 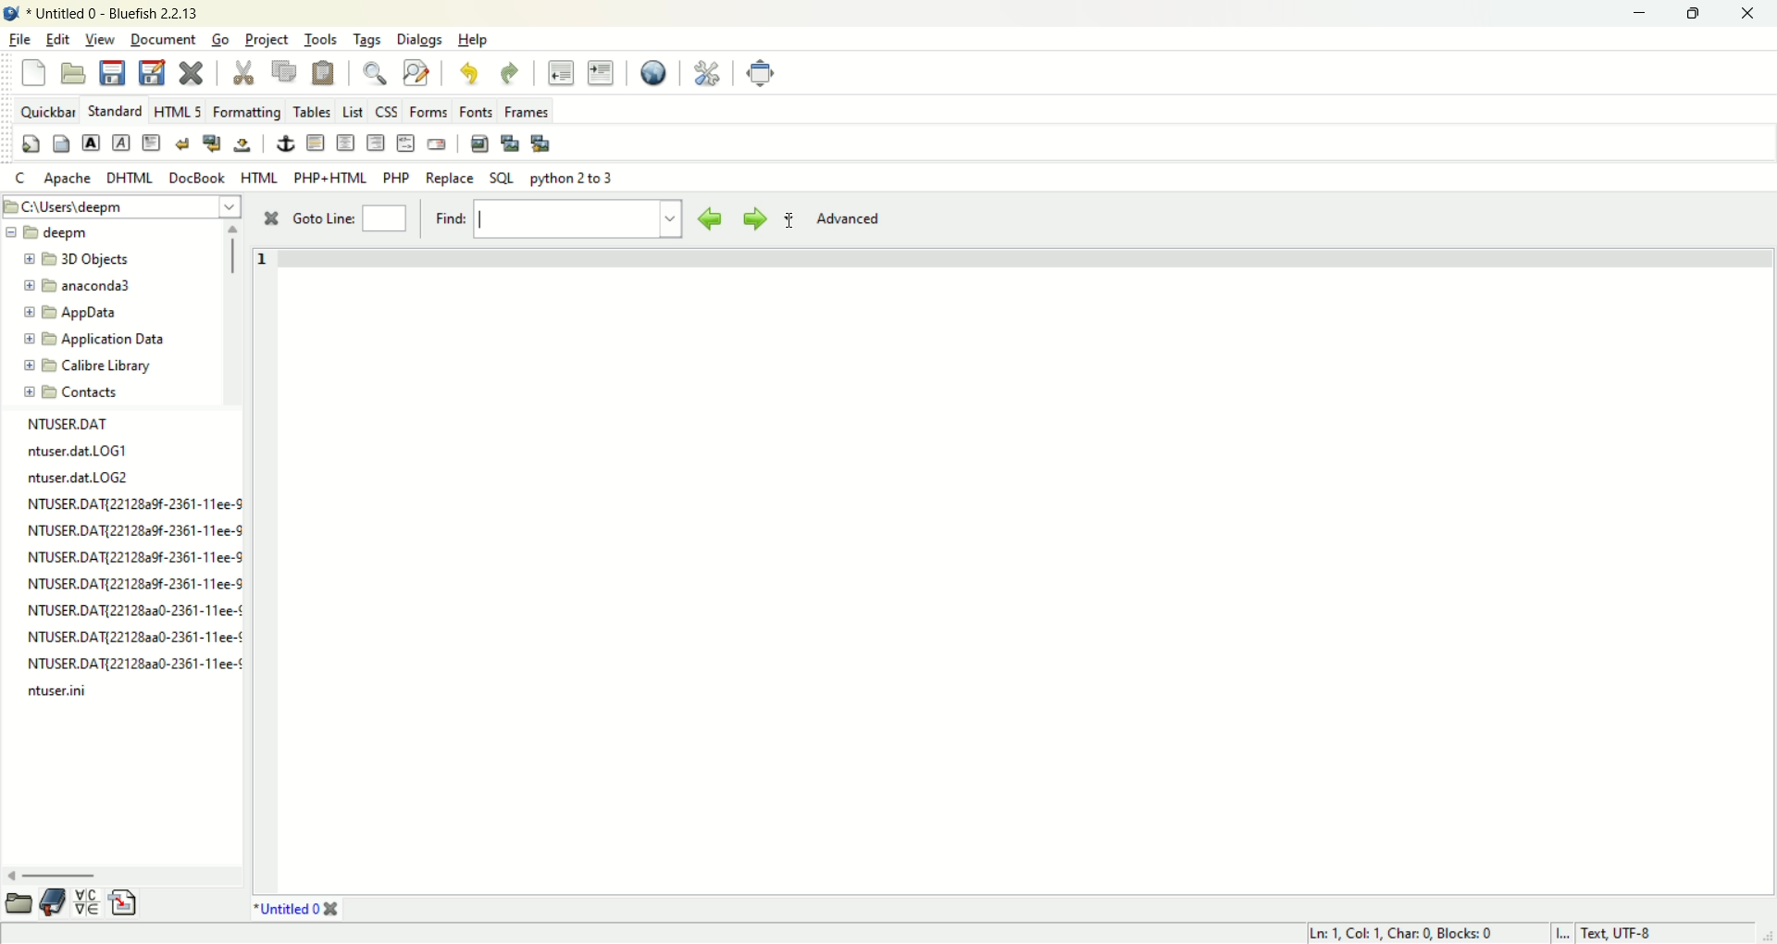 What do you see at coordinates (366, 40) in the screenshot?
I see `tags` at bounding box center [366, 40].